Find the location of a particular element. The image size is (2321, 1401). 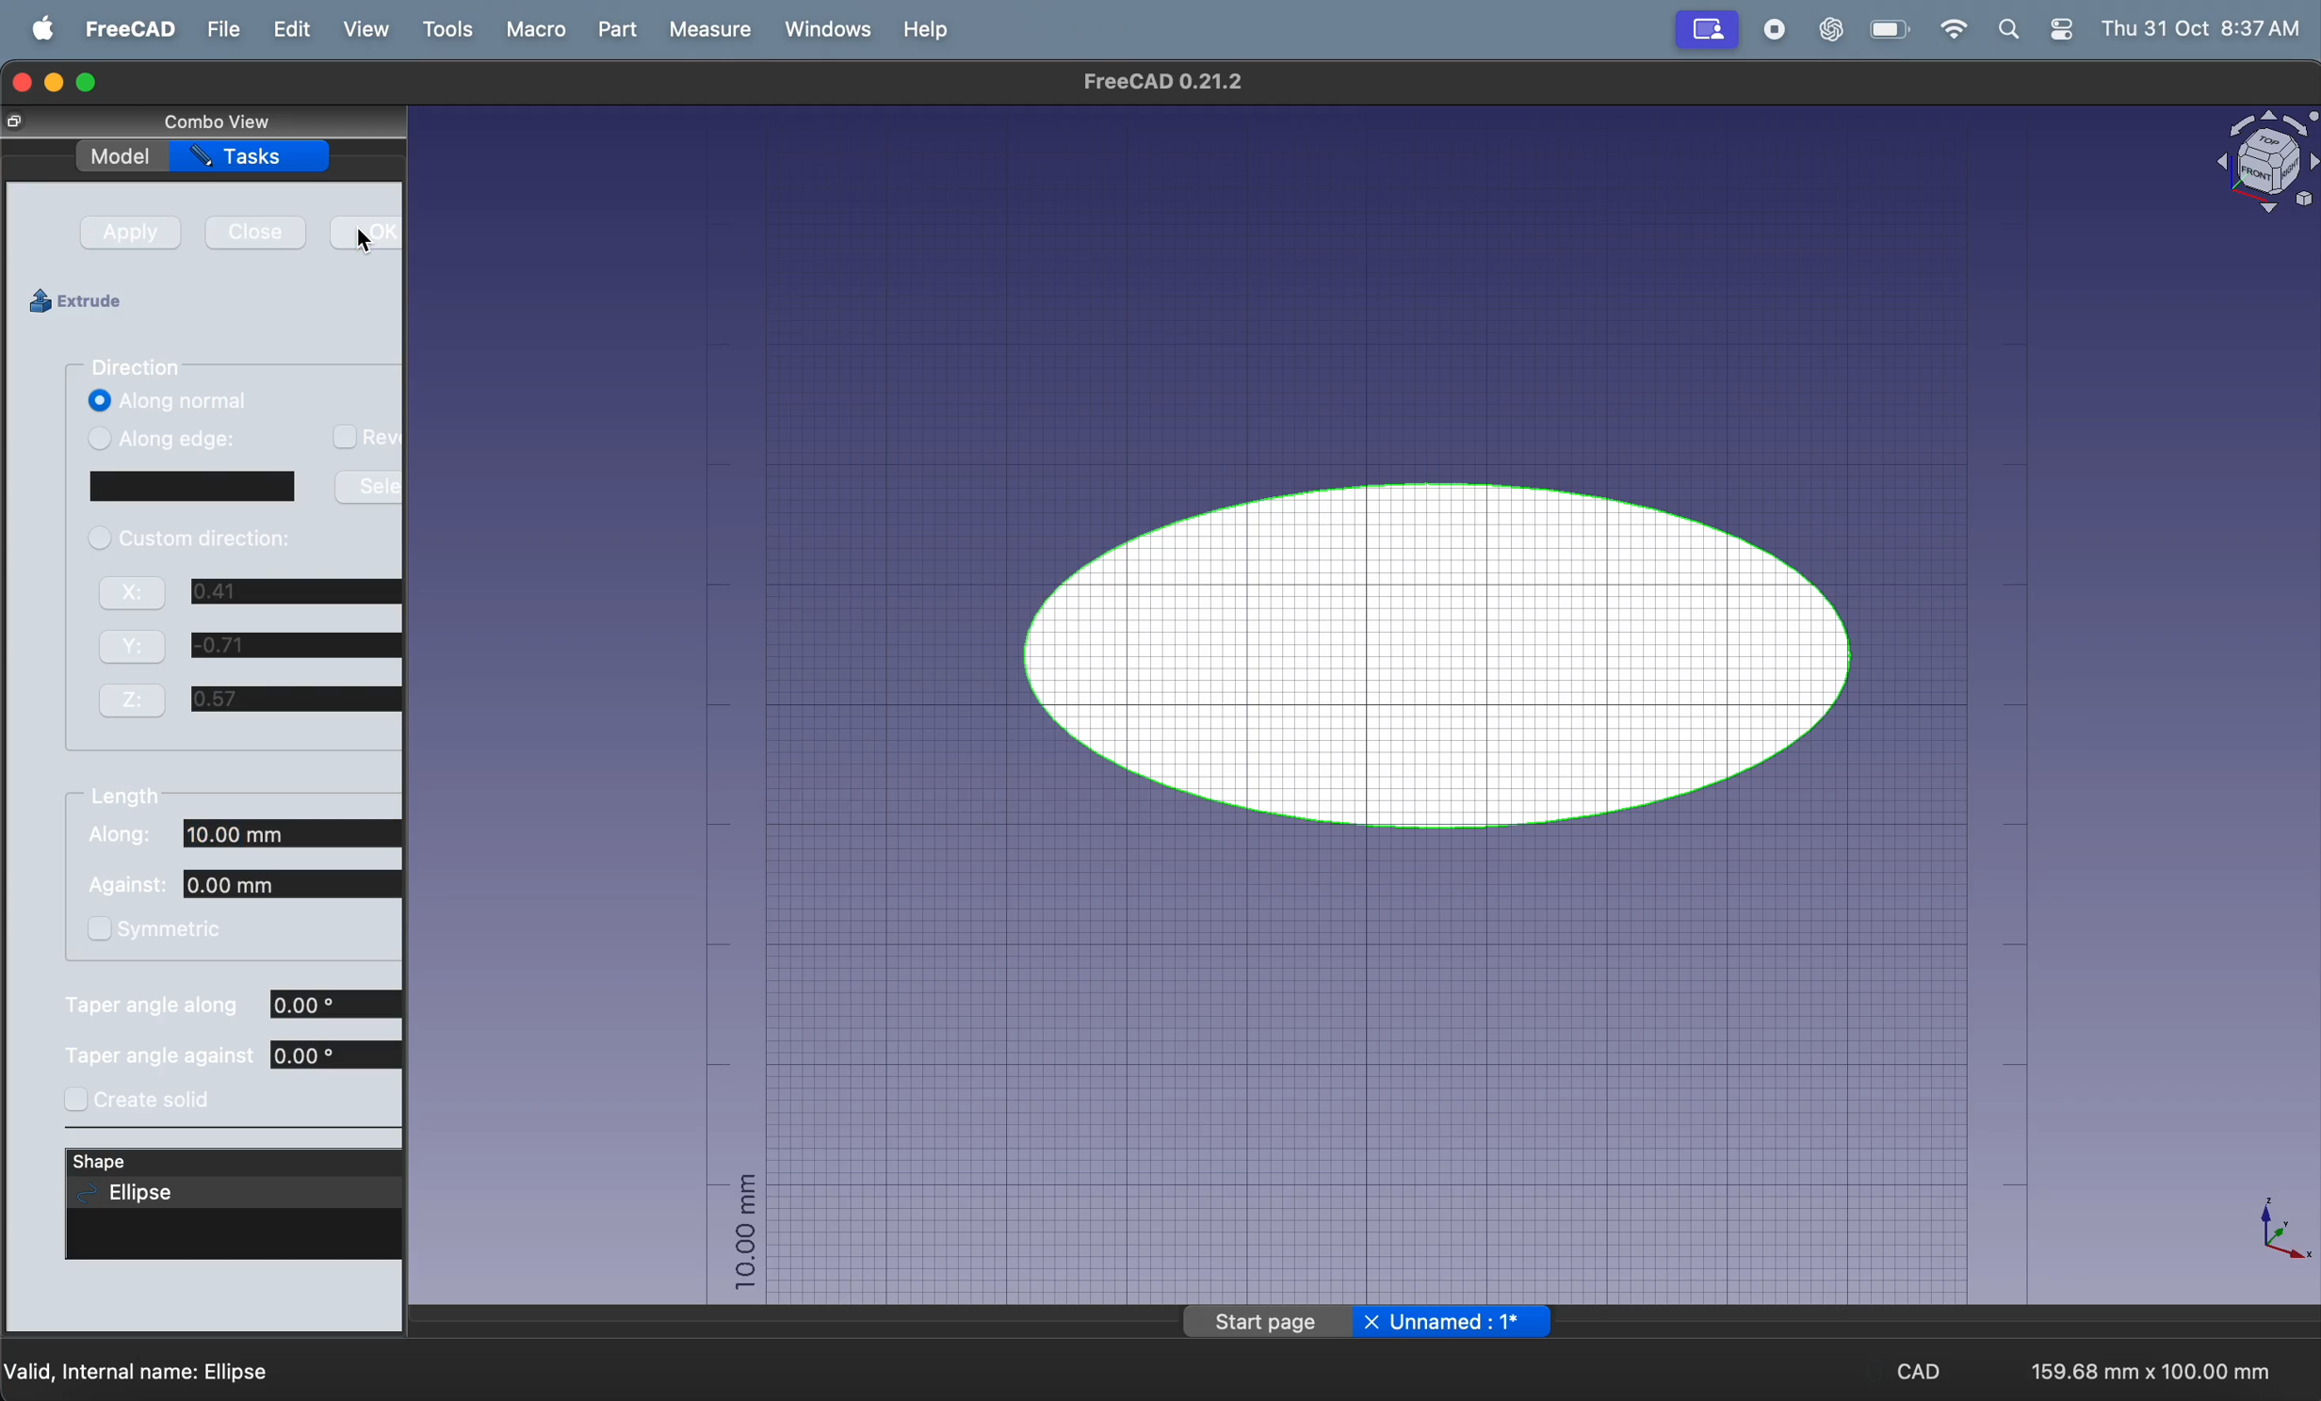

along is located at coordinates (115, 834).